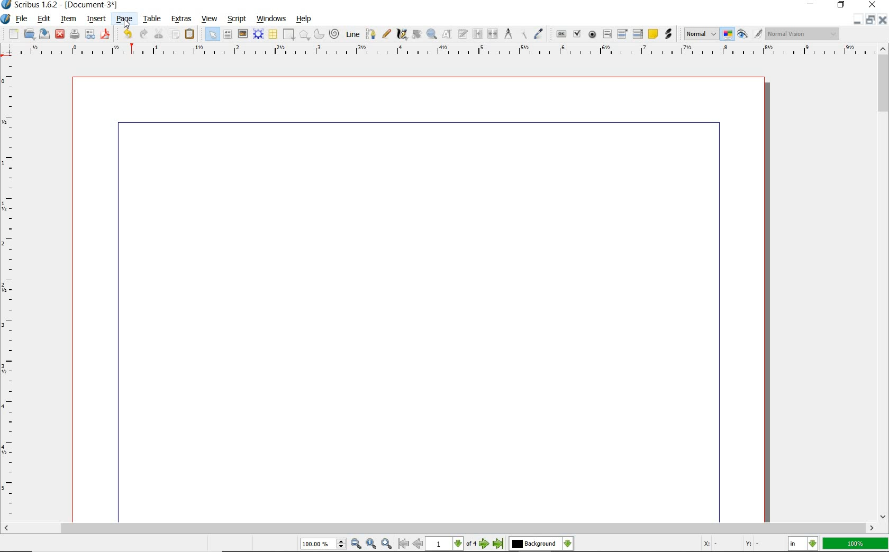 This screenshot has width=889, height=552. What do you see at coordinates (43, 18) in the screenshot?
I see `edit` at bounding box center [43, 18].